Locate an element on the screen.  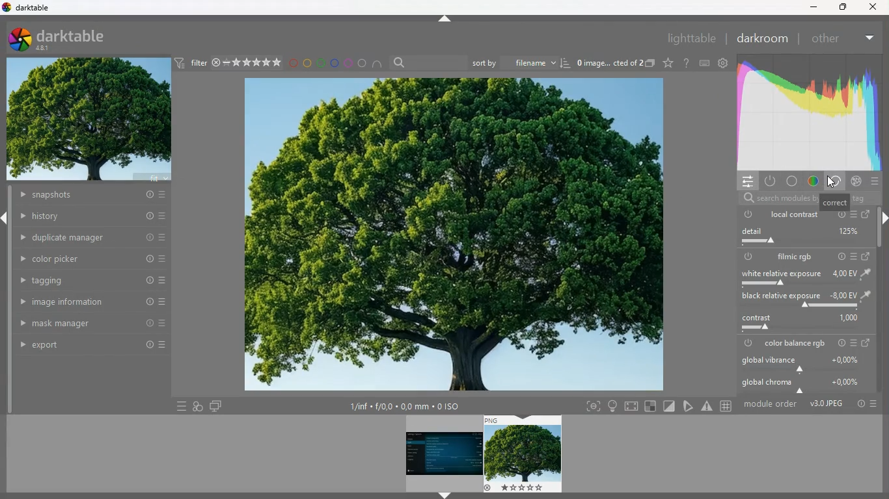
contrast is located at coordinates (800, 324).